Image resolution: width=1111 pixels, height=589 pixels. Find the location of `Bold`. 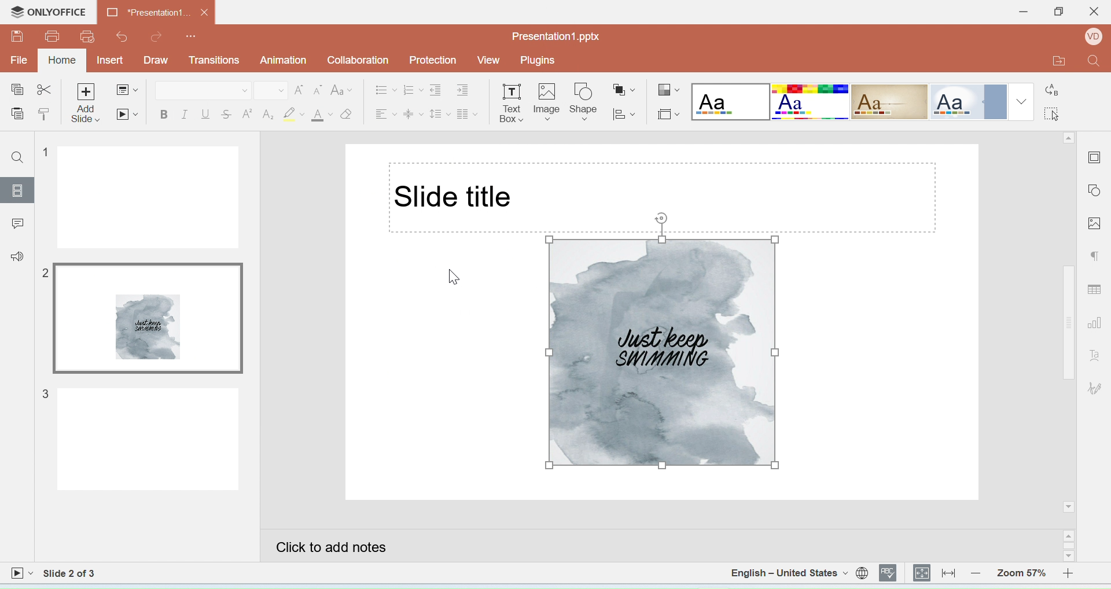

Bold is located at coordinates (164, 116).